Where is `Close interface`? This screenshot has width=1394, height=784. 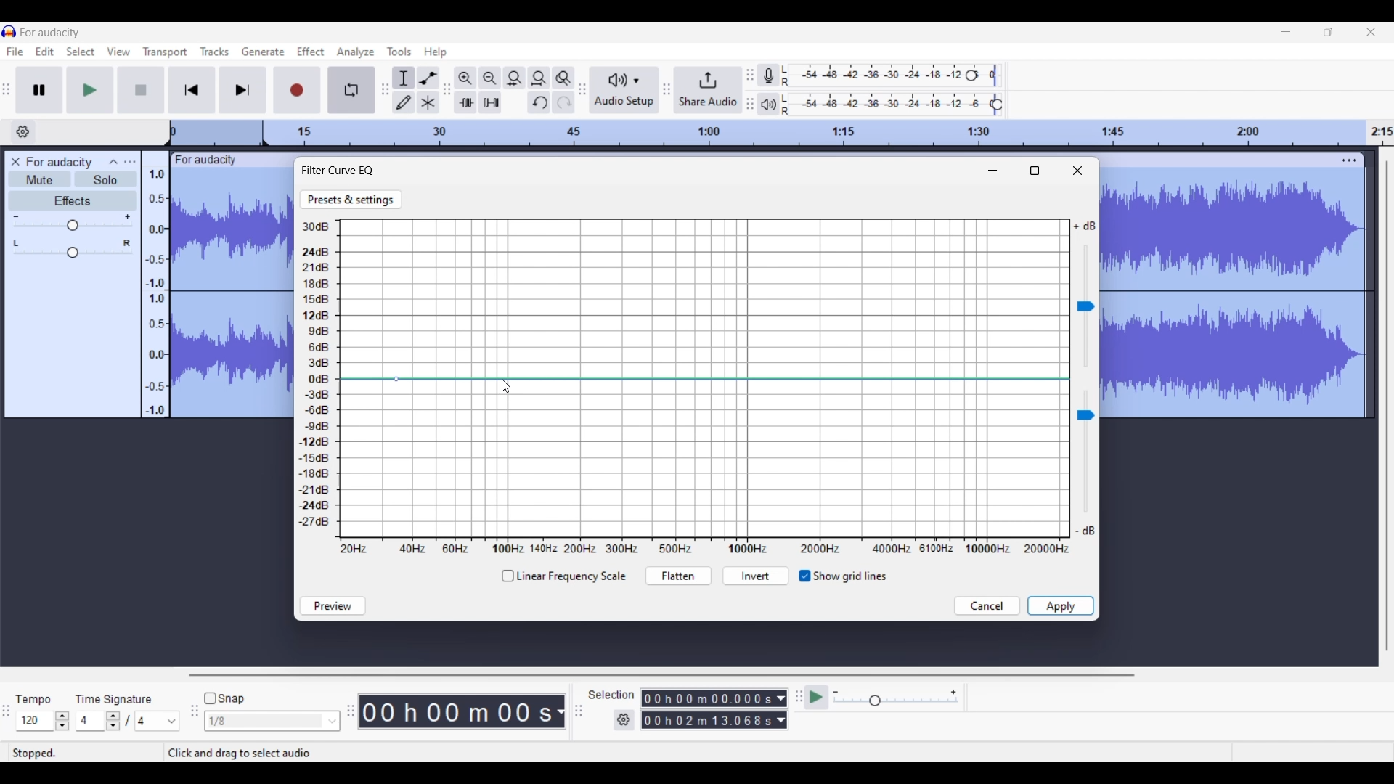 Close interface is located at coordinates (1371, 32).